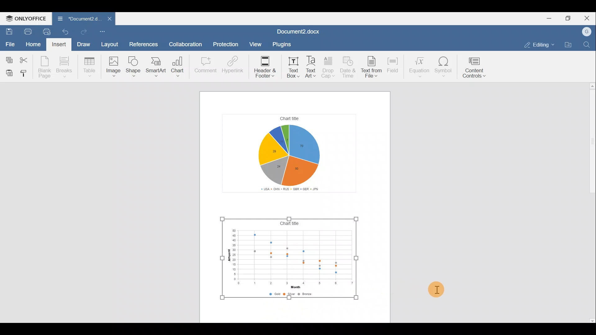  What do you see at coordinates (264, 65) in the screenshot?
I see `Header & footer` at bounding box center [264, 65].